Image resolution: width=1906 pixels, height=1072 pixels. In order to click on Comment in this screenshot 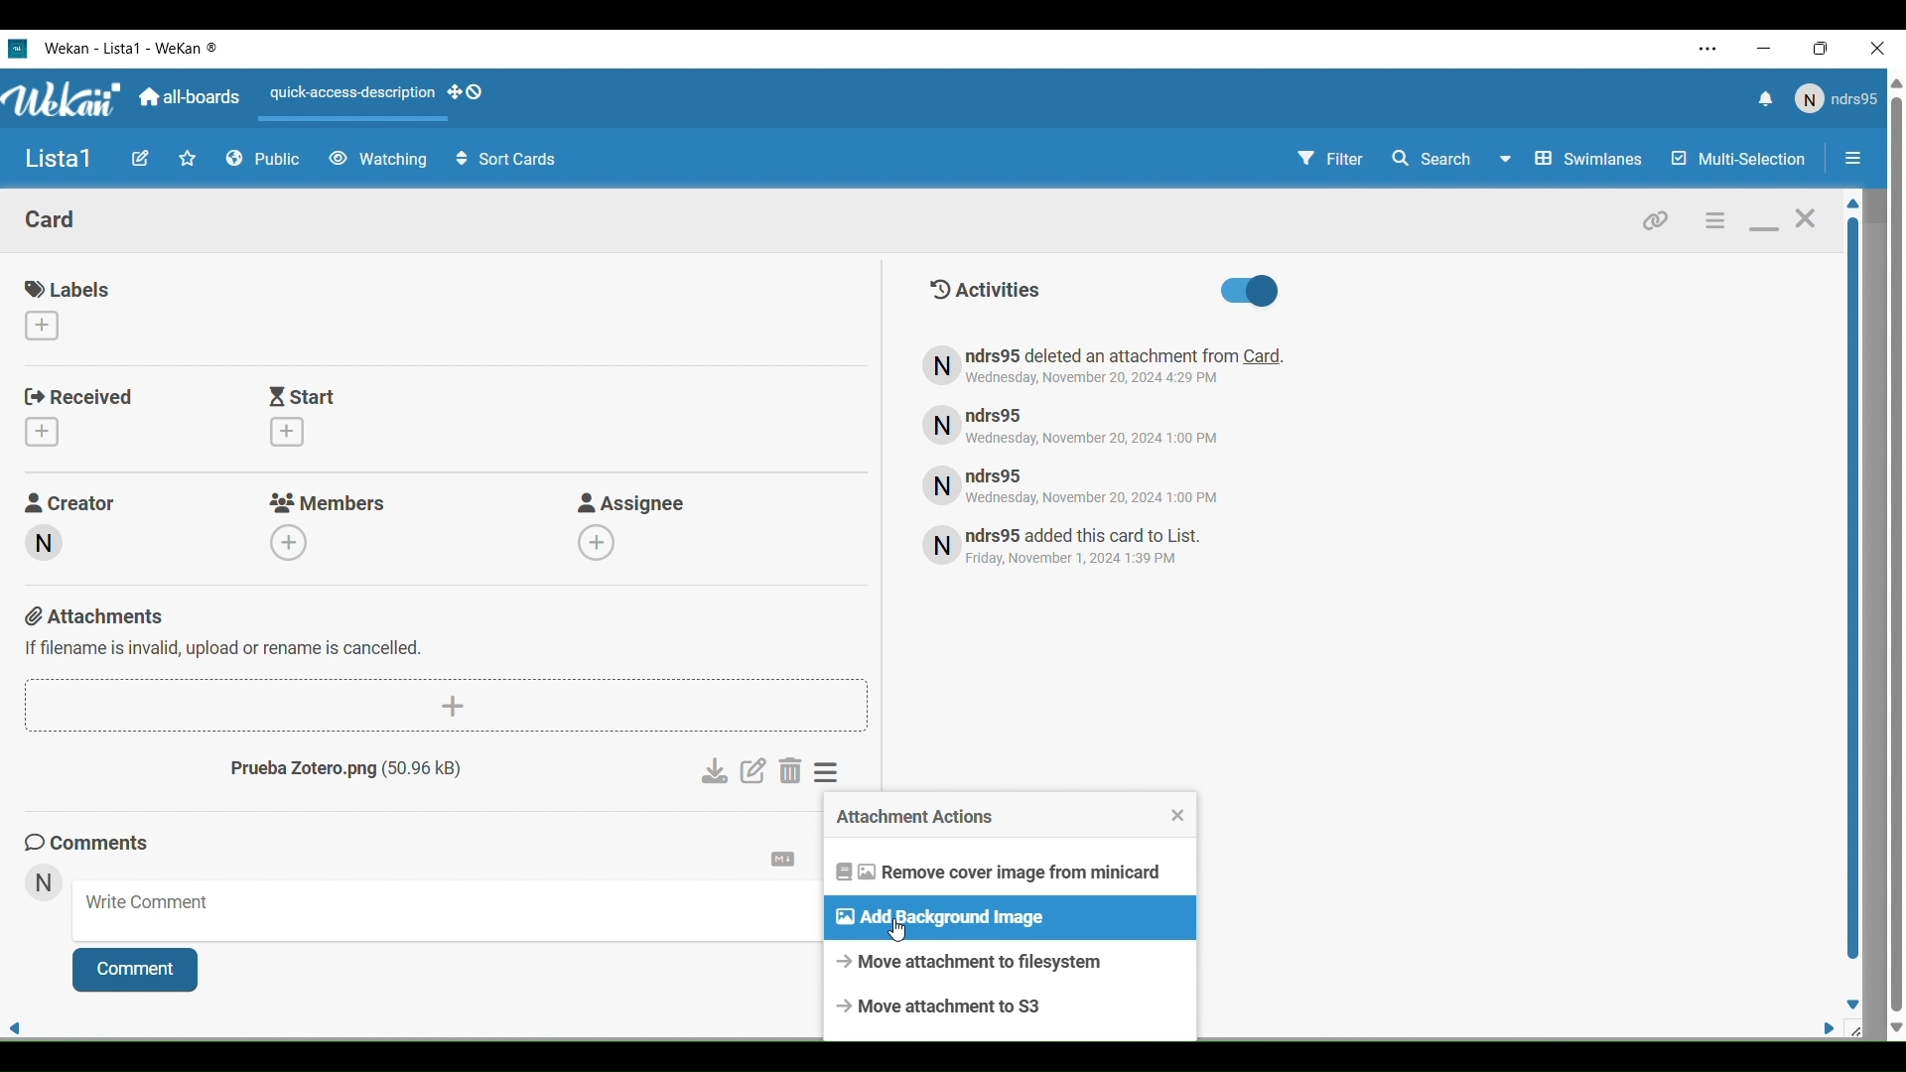, I will do `click(136, 970)`.